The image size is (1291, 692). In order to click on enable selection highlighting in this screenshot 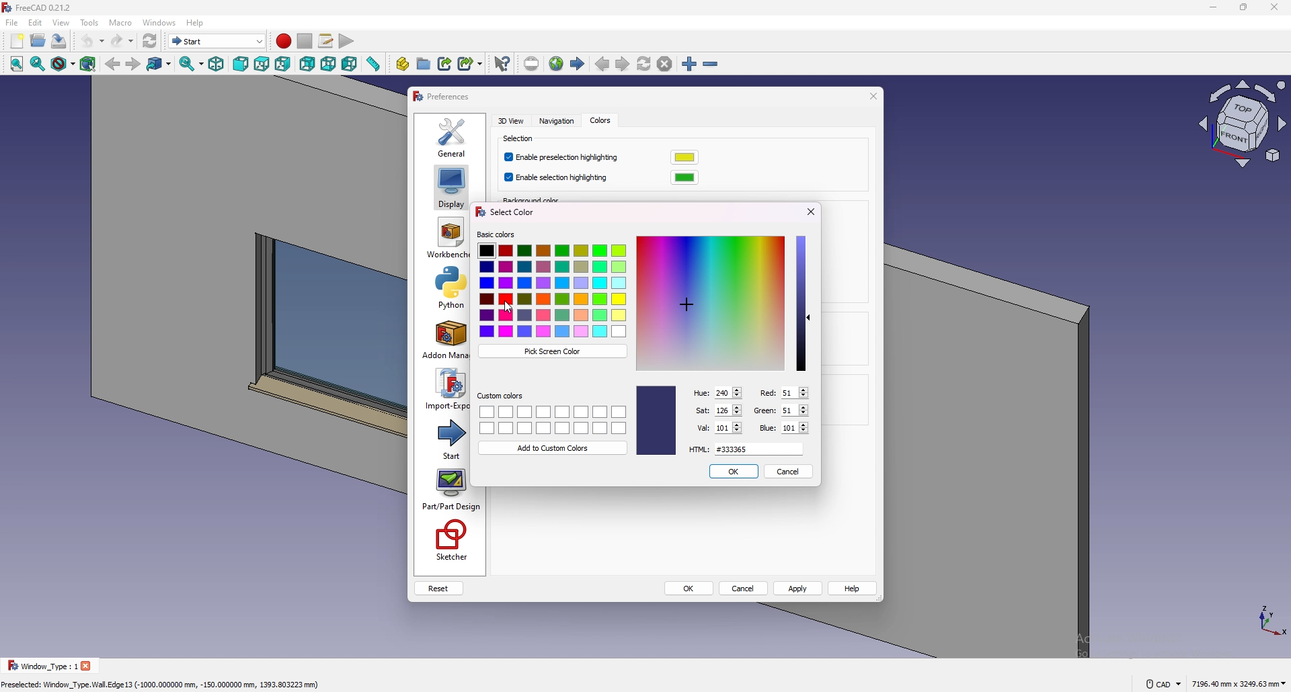, I will do `click(558, 178)`.